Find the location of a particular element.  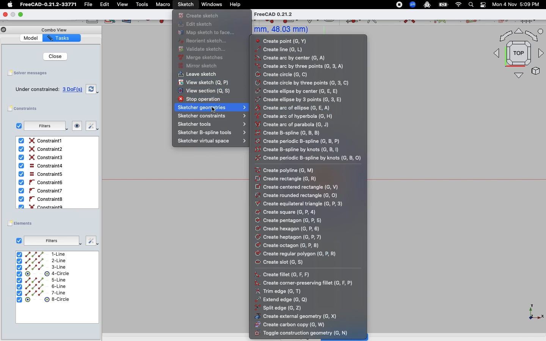

Sketcher B-spline tools is located at coordinates (213, 133).